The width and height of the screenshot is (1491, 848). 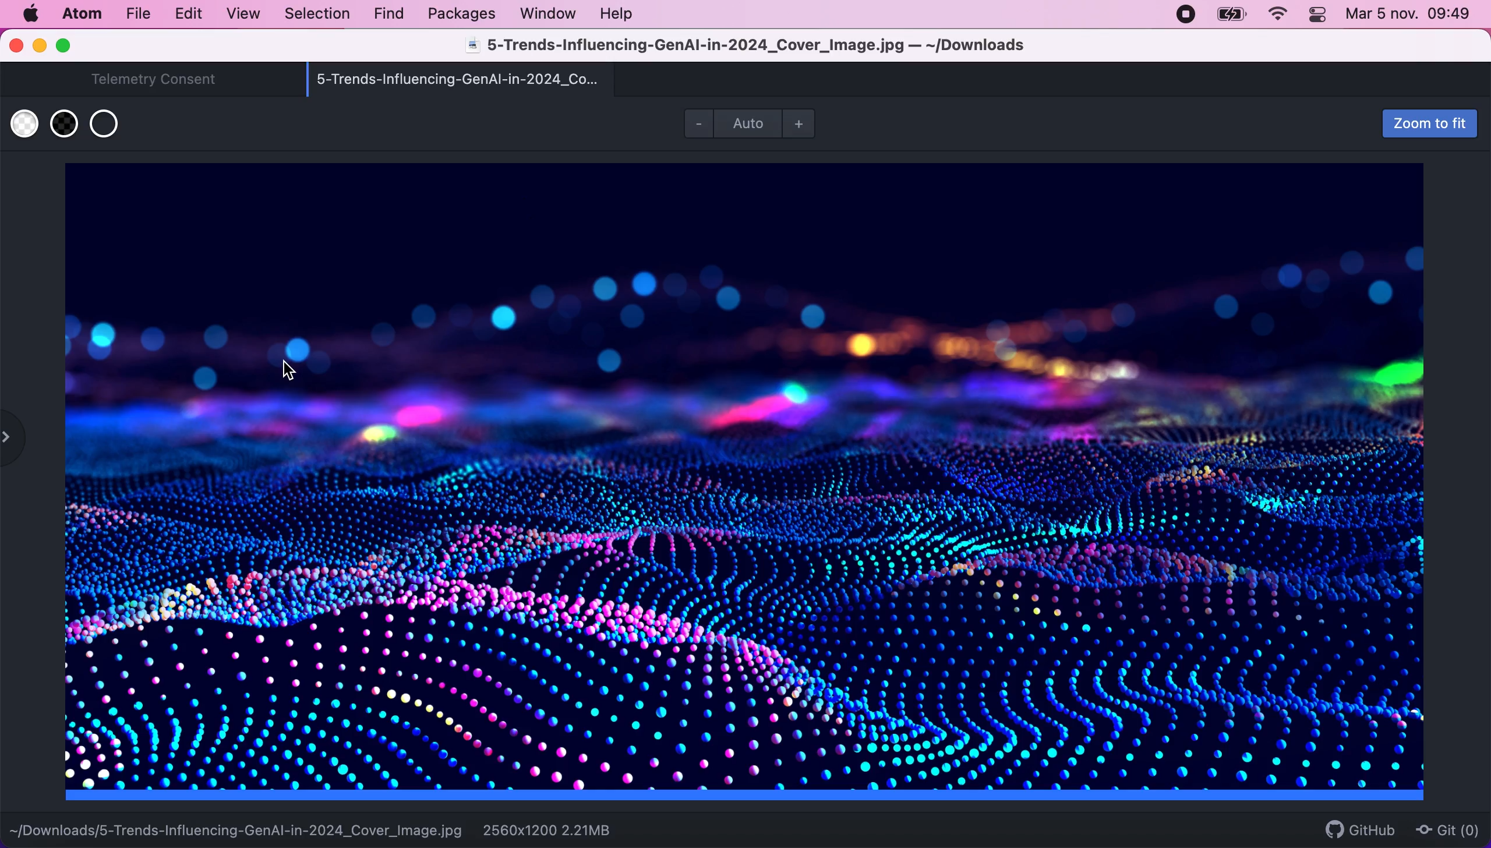 What do you see at coordinates (386, 13) in the screenshot?
I see `find` at bounding box center [386, 13].